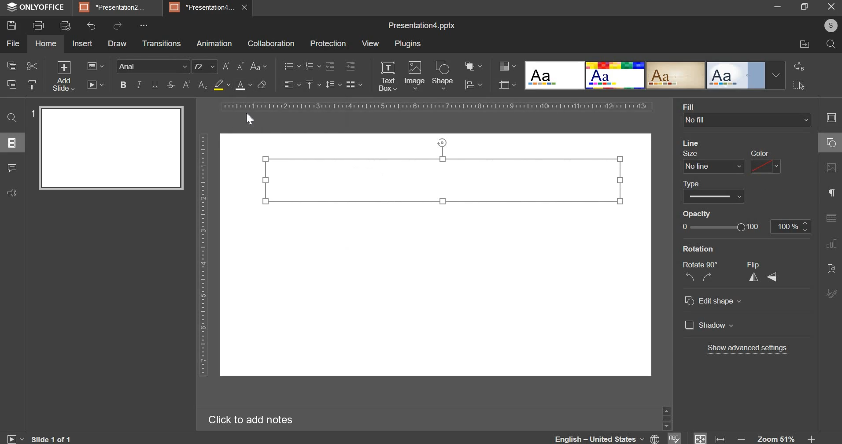 The width and height of the screenshot is (842, 444). What do you see at coordinates (63, 76) in the screenshot?
I see `add slides` at bounding box center [63, 76].